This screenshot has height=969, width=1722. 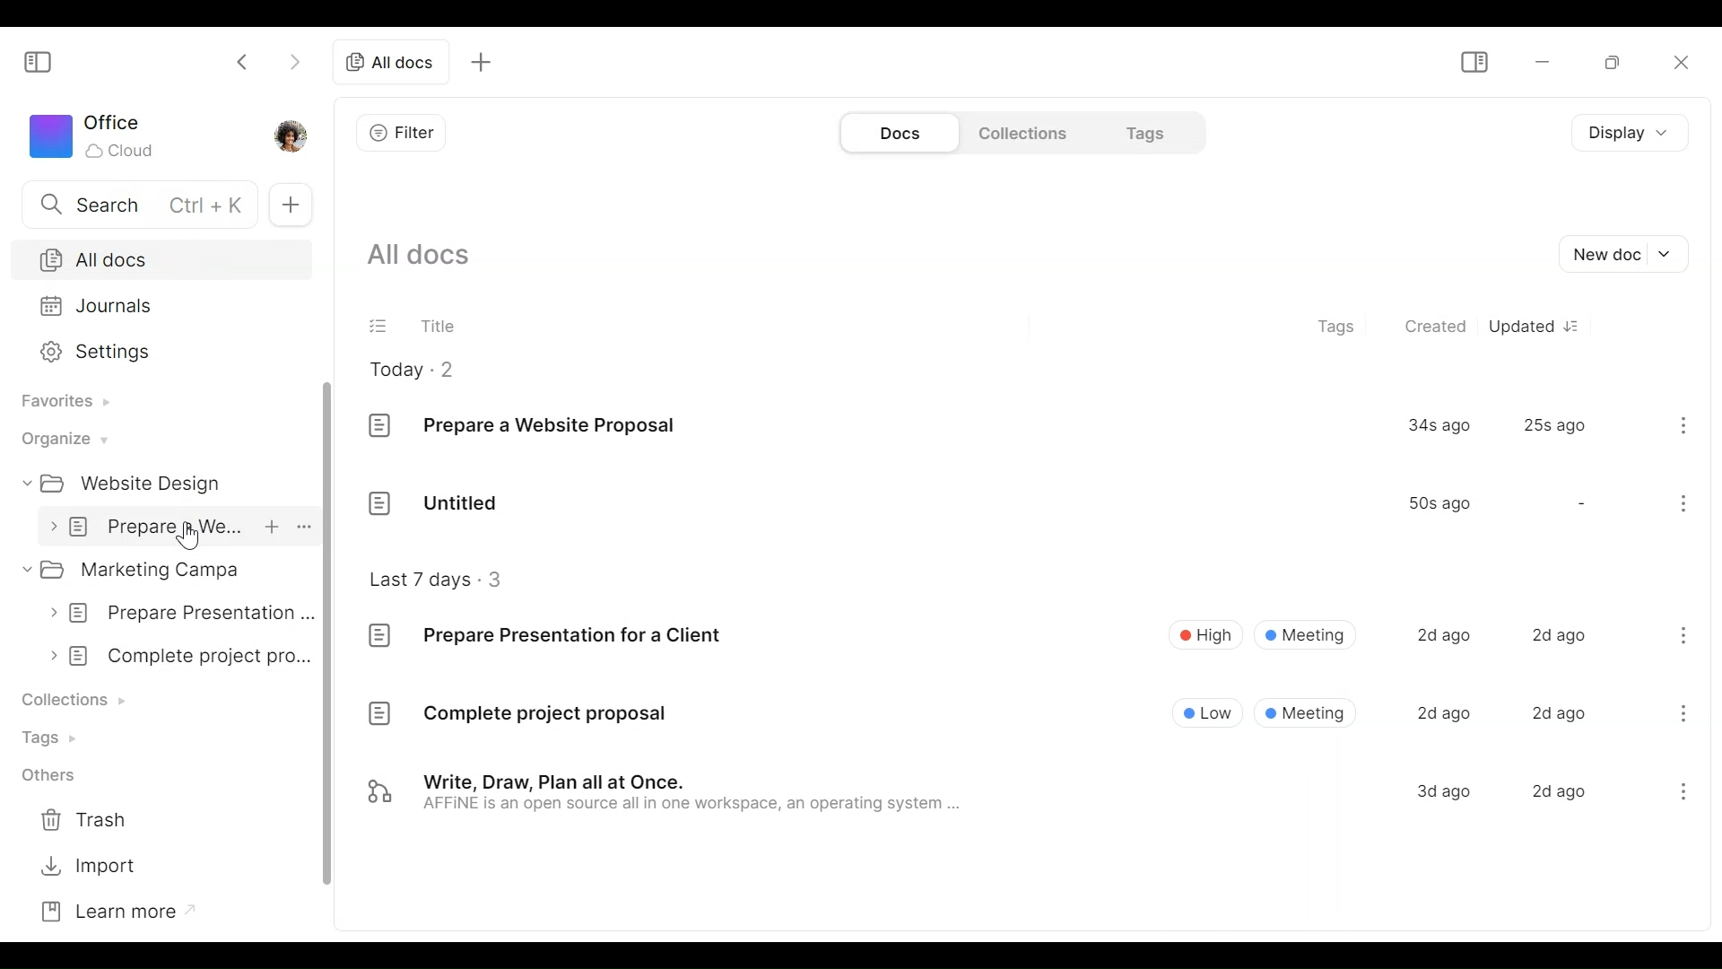 What do you see at coordinates (293, 61) in the screenshot?
I see `Forward` at bounding box center [293, 61].